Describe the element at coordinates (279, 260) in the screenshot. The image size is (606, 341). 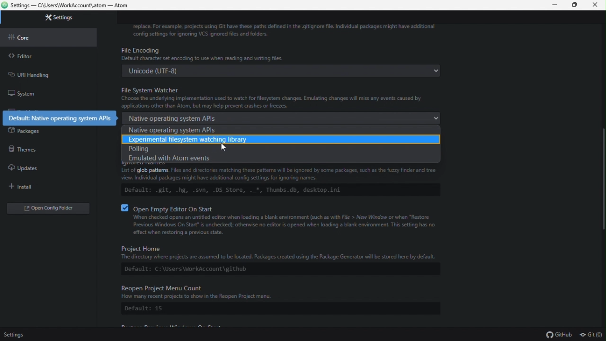
I see `project home` at that location.